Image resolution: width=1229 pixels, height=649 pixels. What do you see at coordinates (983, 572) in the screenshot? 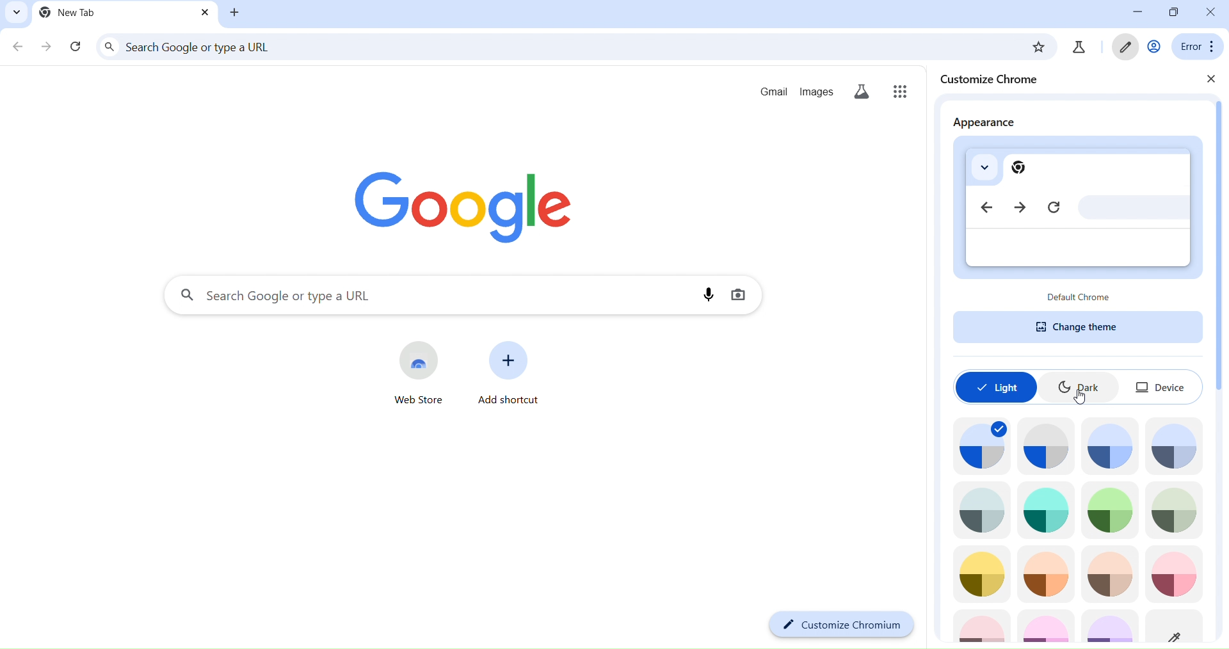
I see `theme icon` at bounding box center [983, 572].